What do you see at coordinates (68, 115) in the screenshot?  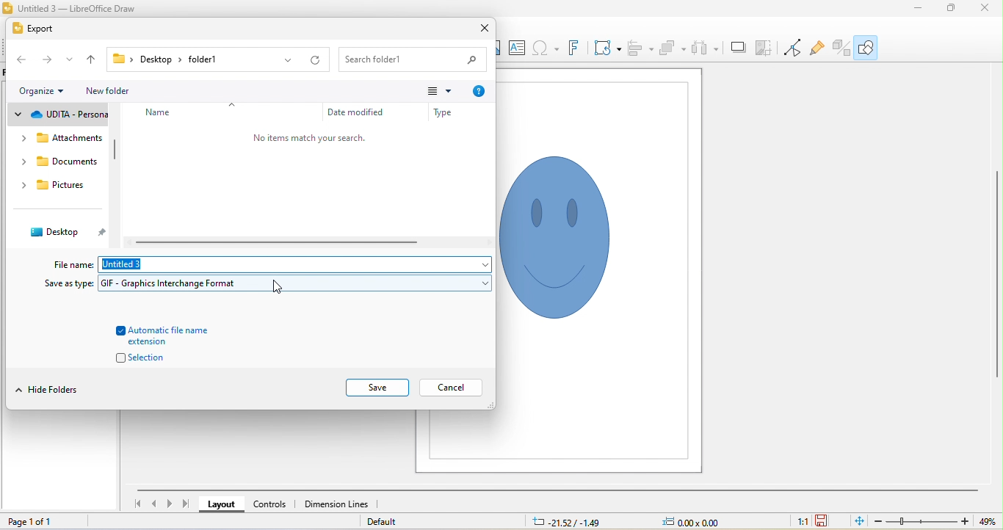 I see `udita personal` at bounding box center [68, 115].